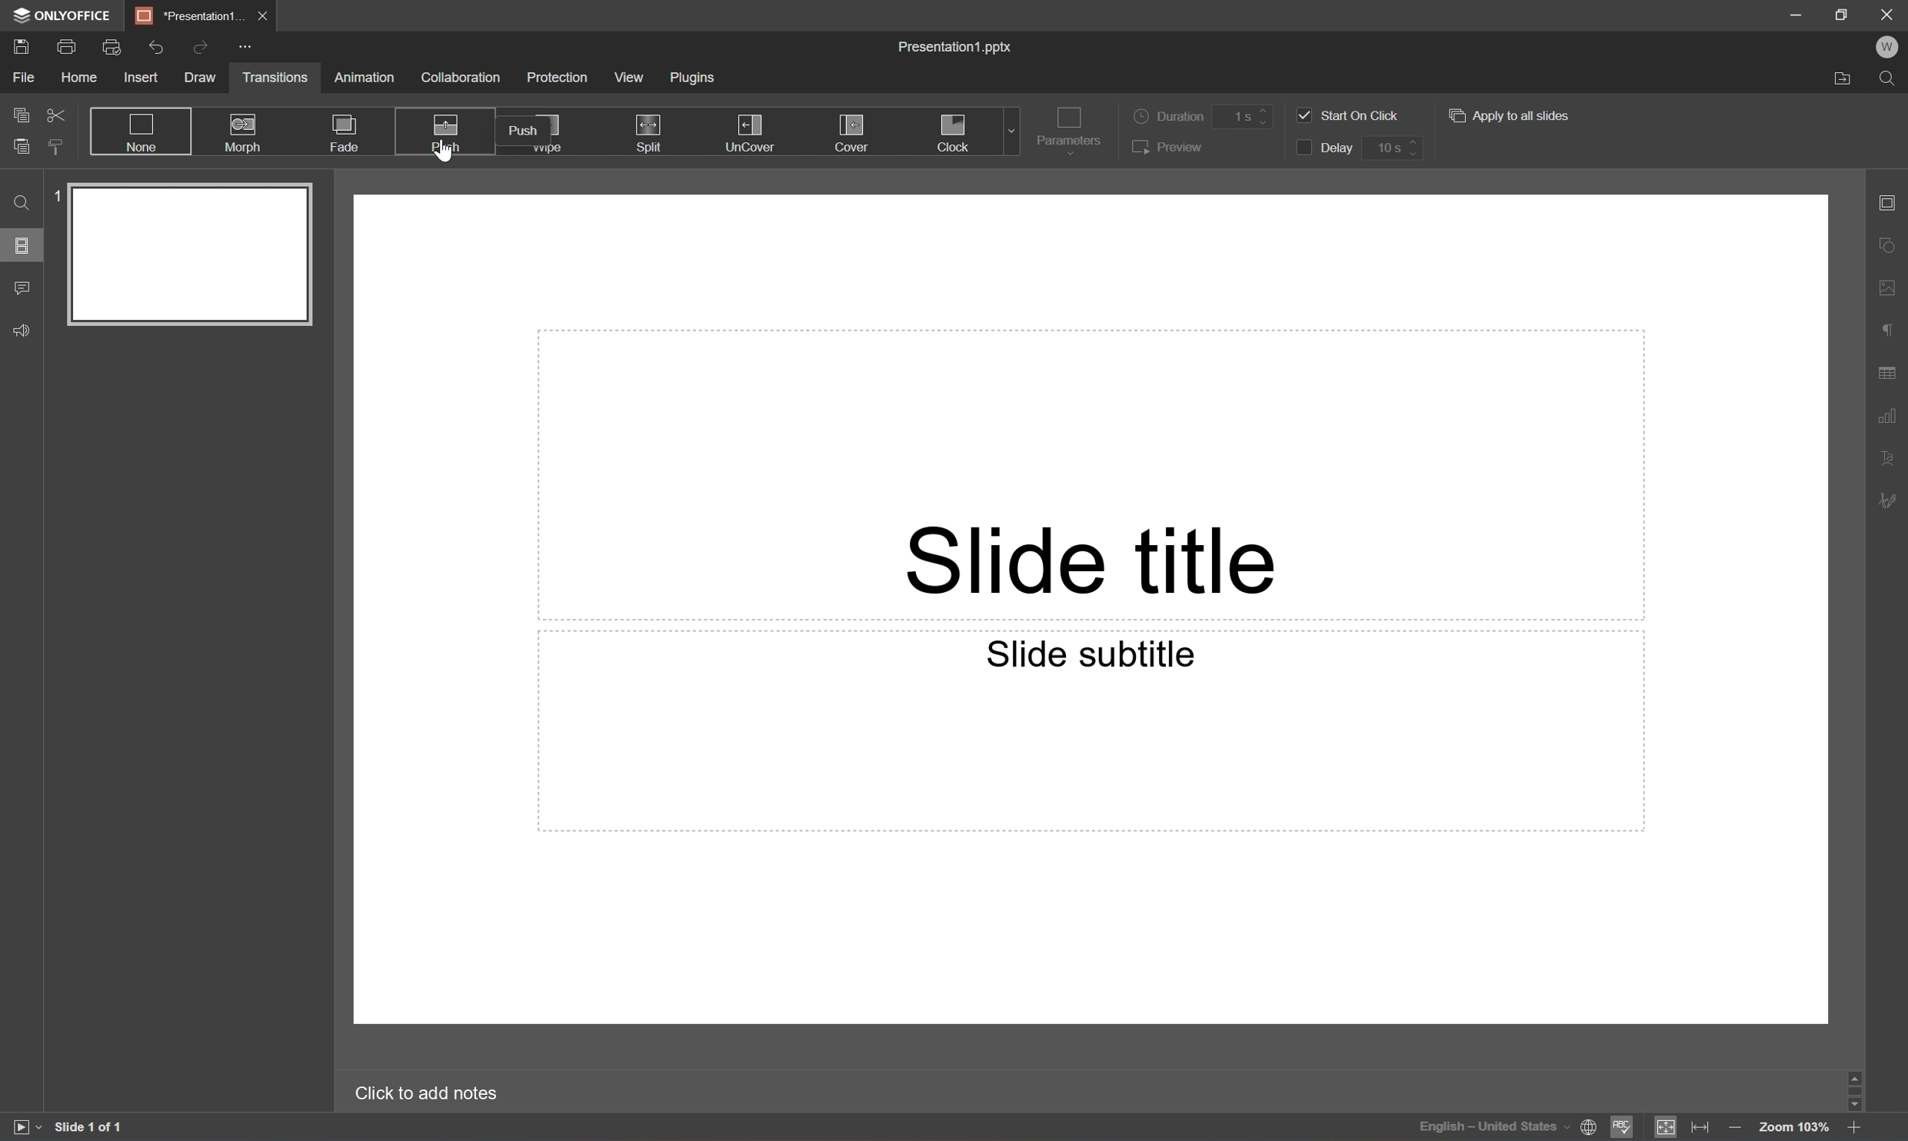 The height and width of the screenshot is (1141, 1908). I want to click on 1 s, so click(1245, 116).